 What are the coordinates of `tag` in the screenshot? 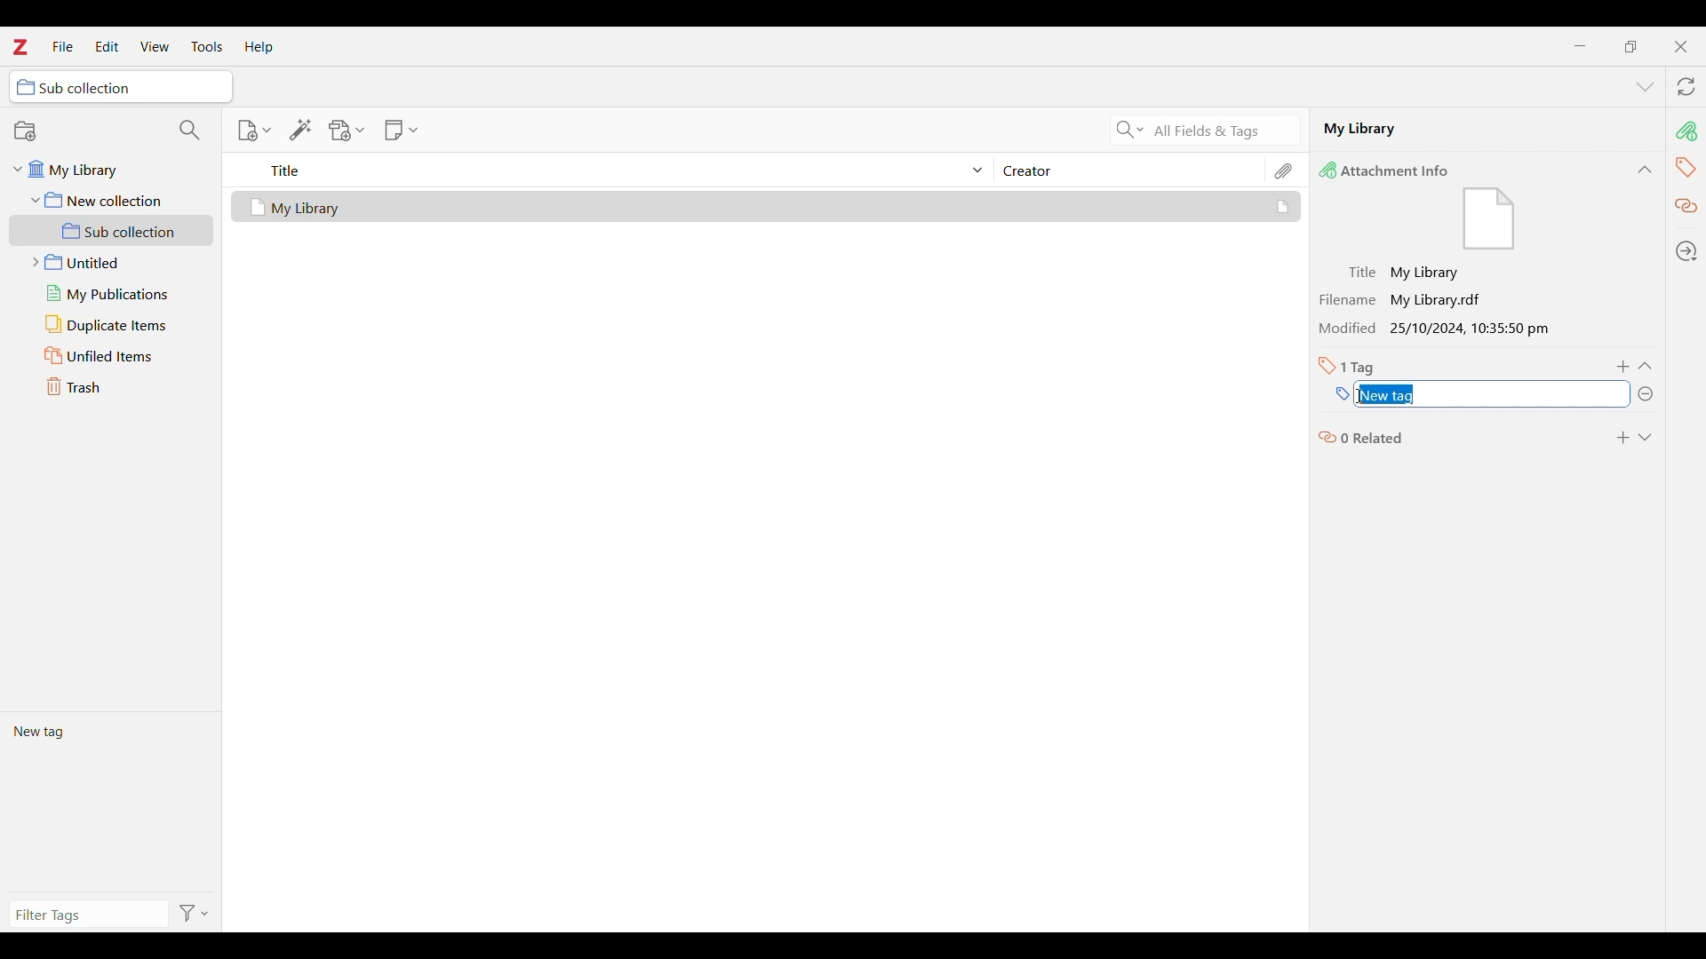 It's located at (1686, 166).